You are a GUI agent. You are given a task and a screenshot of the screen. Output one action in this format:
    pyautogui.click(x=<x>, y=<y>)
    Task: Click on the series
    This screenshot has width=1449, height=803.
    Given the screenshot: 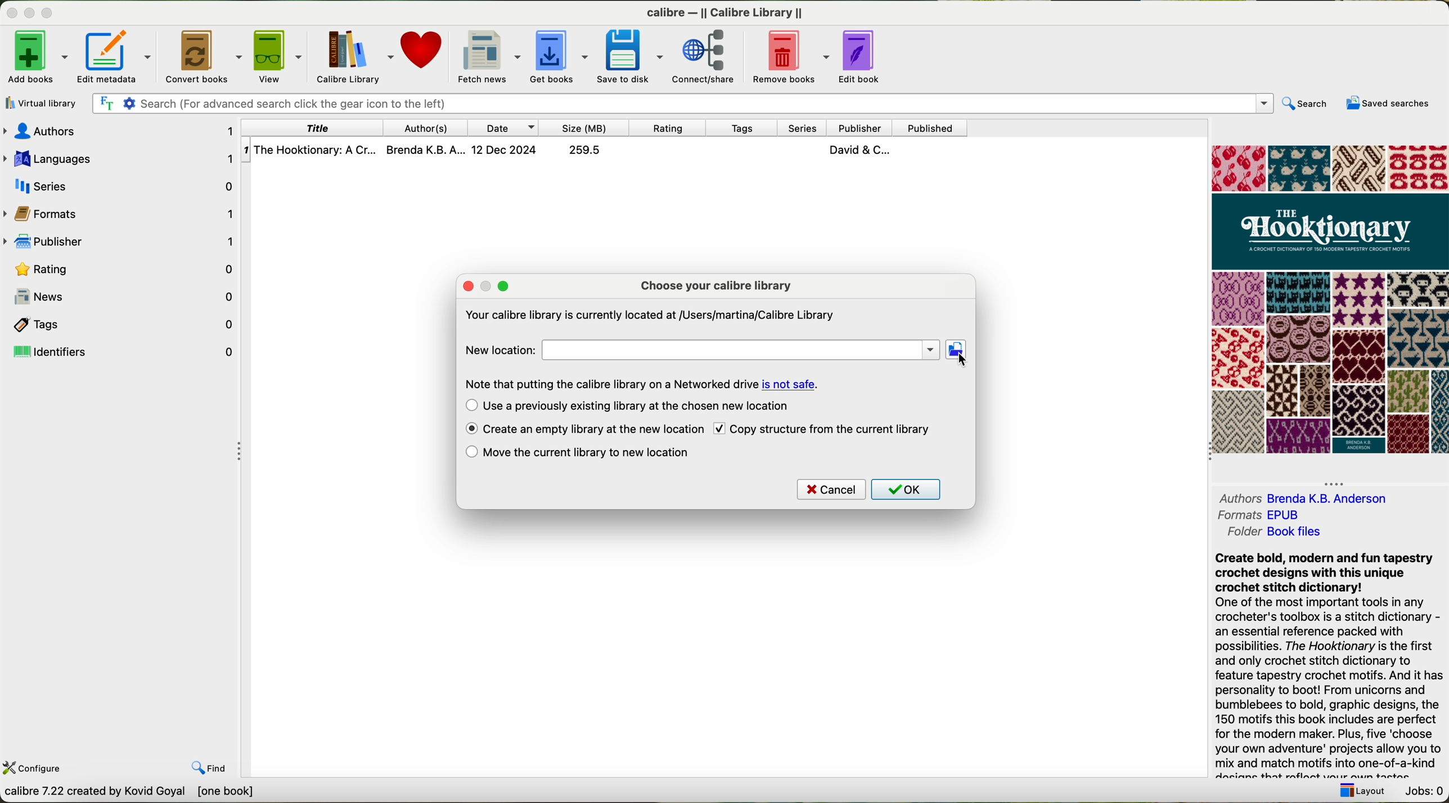 What is the action you would take?
    pyautogui.click(x=120, y=184)
    